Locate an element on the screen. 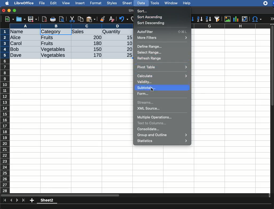  column is located at coordinates (71, 26).